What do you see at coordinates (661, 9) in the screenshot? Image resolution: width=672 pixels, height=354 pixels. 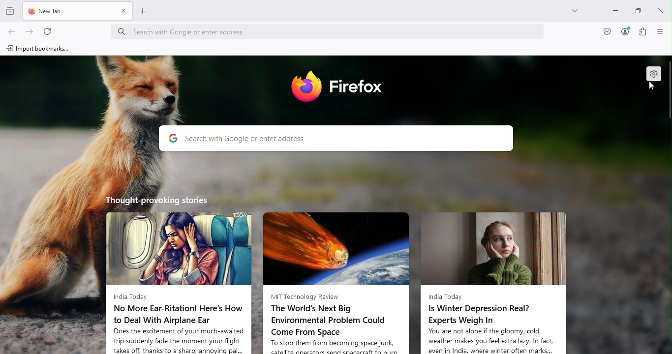 I see `Close` at bounding box center [661, 9].